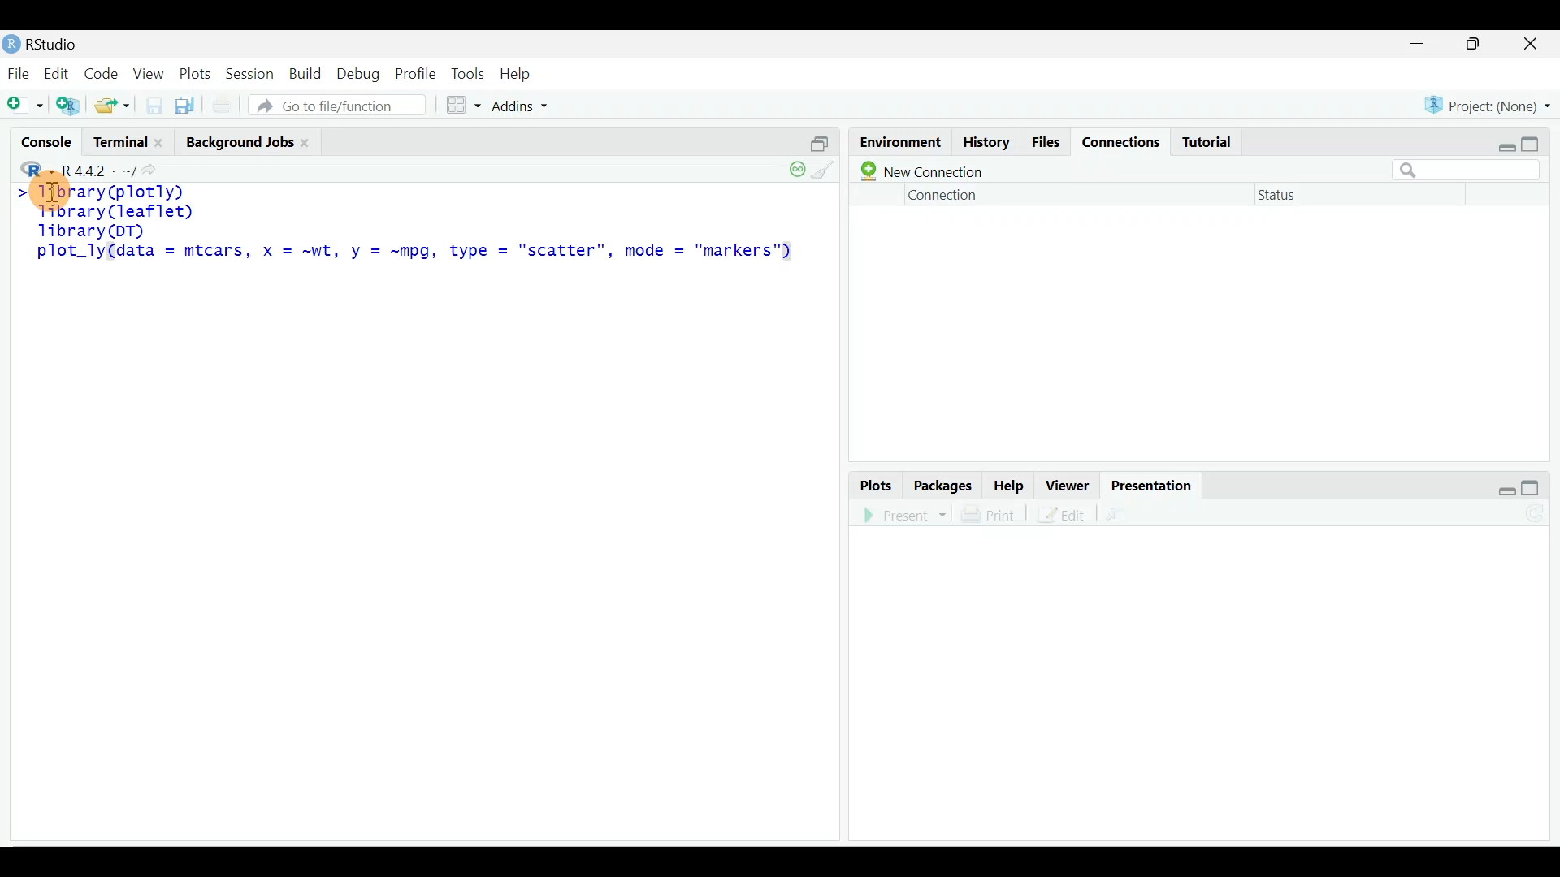 Image resolution: width=1560 pixels, height=877 pixels. I want to click on View, so click(149, 73).